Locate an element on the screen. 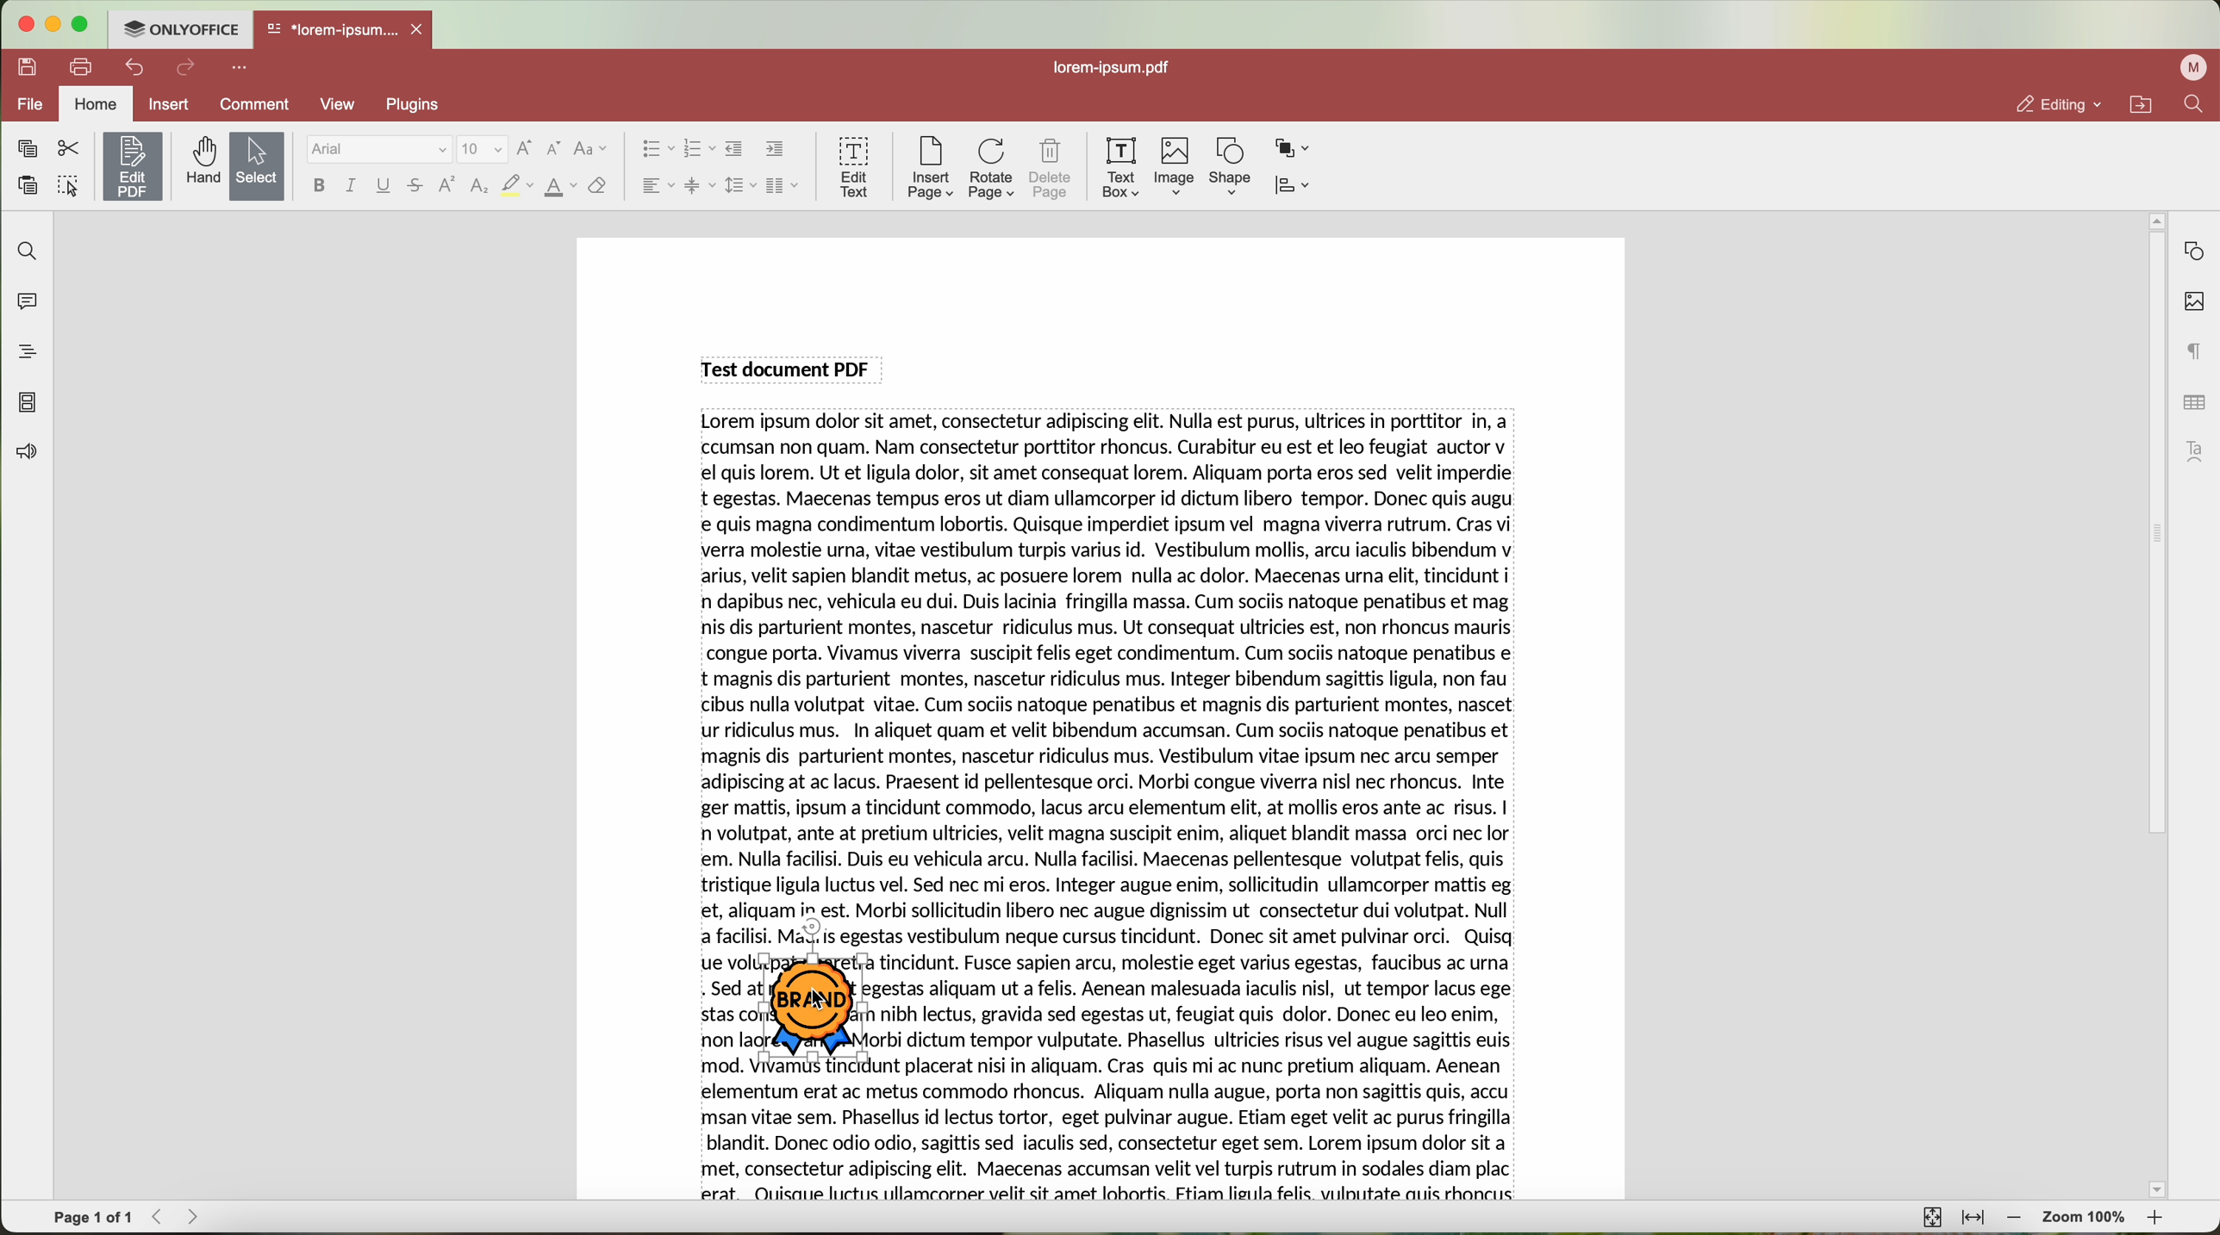  *lorem-ipsum.... is located at coordinates (331, 26).